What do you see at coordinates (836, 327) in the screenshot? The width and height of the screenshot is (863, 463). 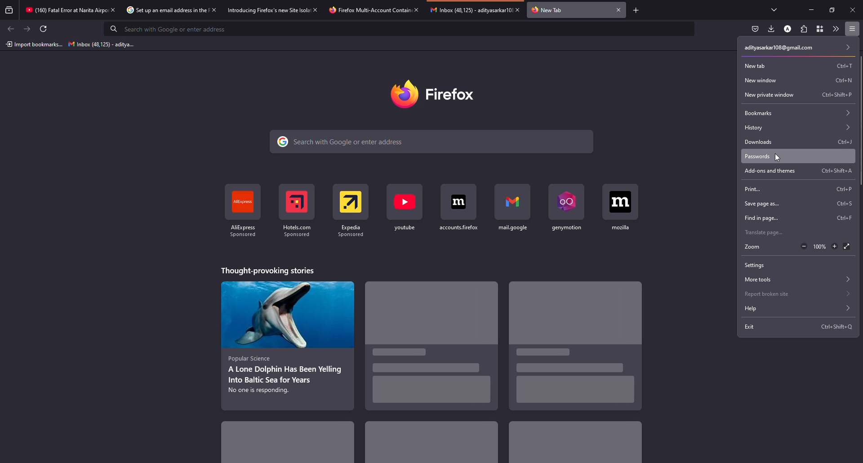 I see `shortcut` at bounding box center [836, 327].